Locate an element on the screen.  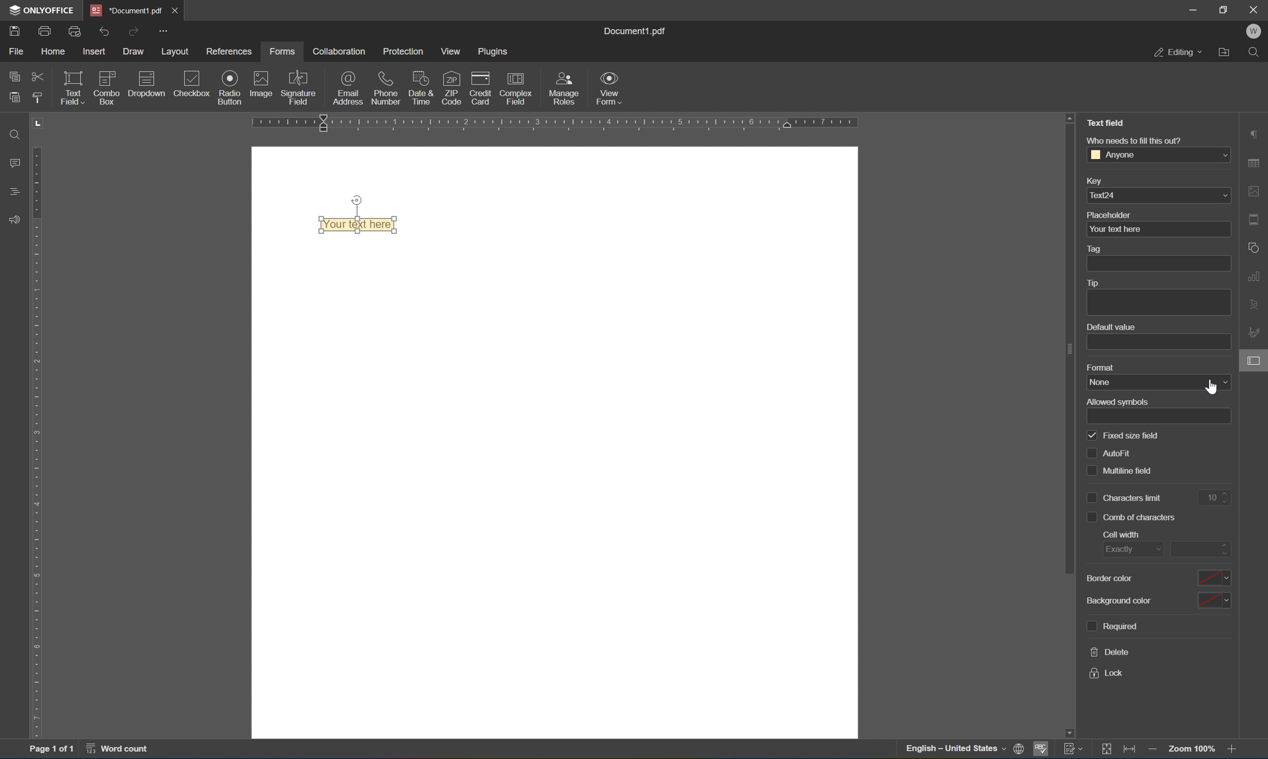
ONLYOFFICE is located at coordinates (41, 10).